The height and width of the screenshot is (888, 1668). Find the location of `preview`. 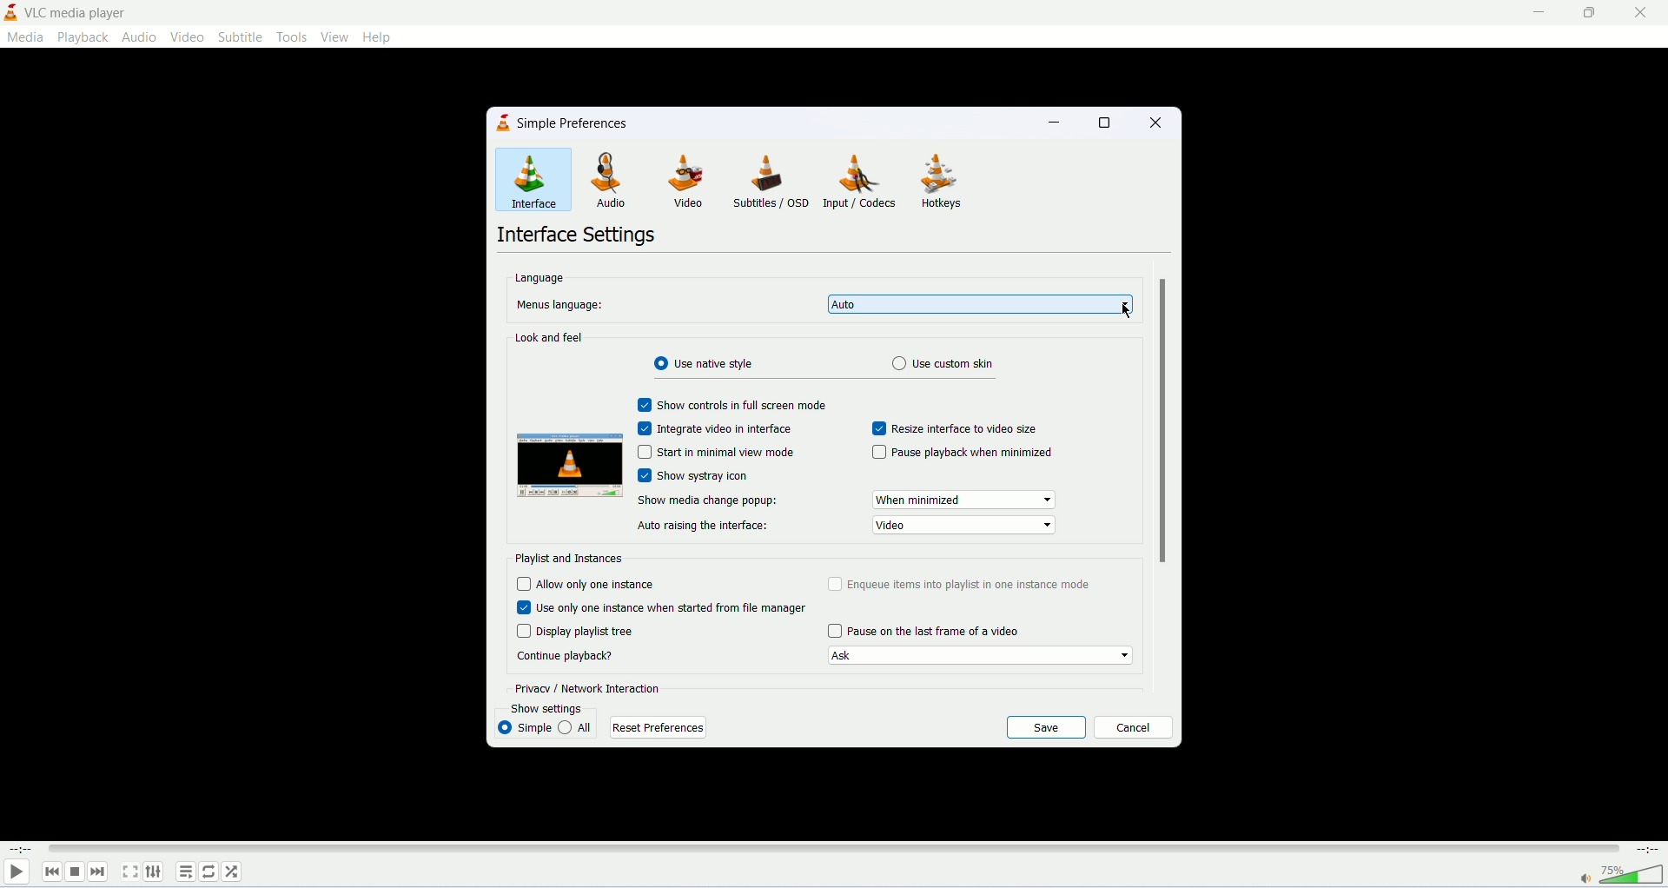

preview is located at coordinates (569, 467).